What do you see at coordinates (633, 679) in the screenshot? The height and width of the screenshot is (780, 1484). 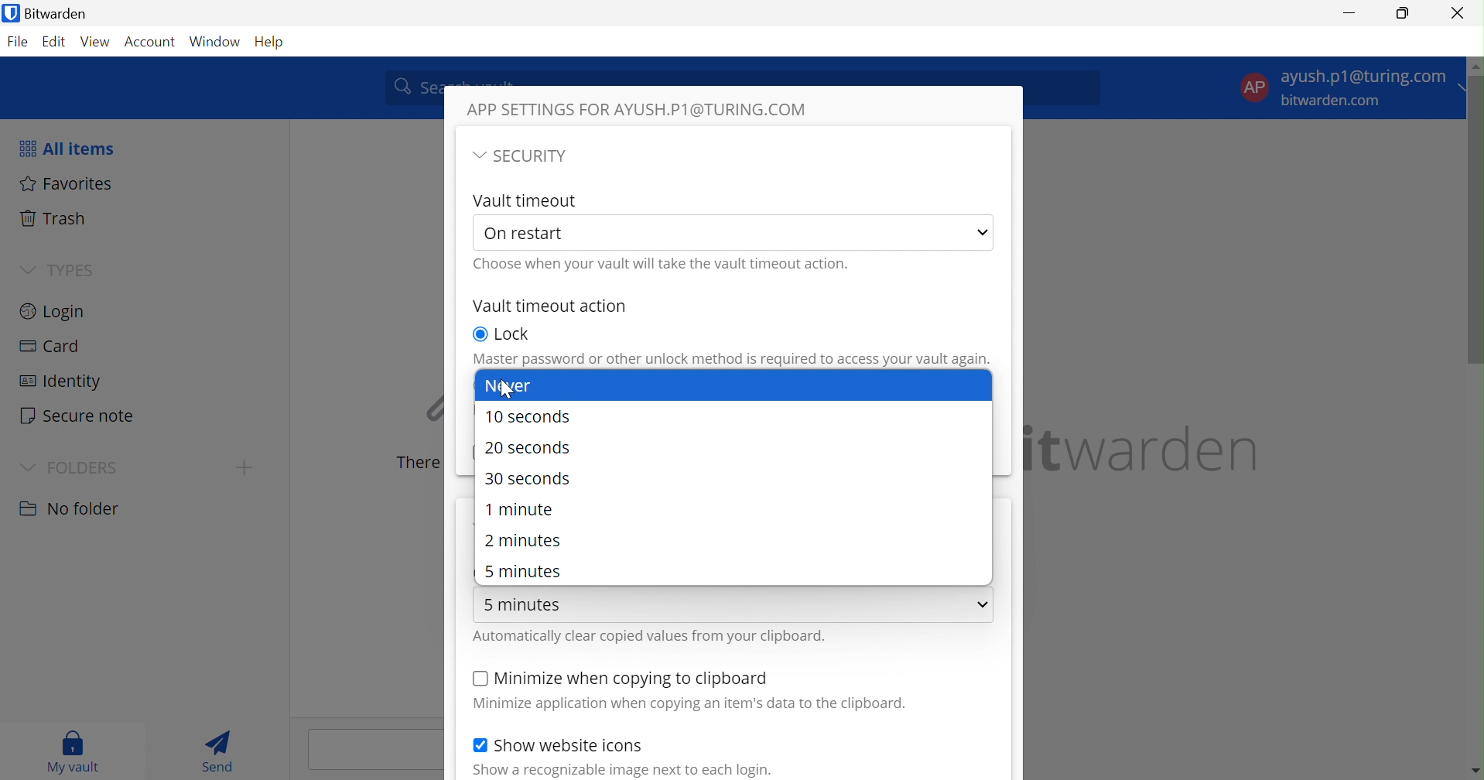 I see `Minimize when copying to clipboard` at bounding box center [633, 679].